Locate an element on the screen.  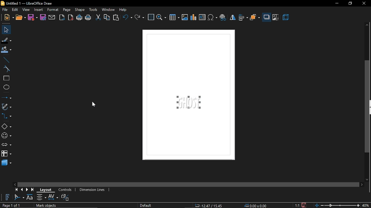
shape is located at coordinates (80, 10).